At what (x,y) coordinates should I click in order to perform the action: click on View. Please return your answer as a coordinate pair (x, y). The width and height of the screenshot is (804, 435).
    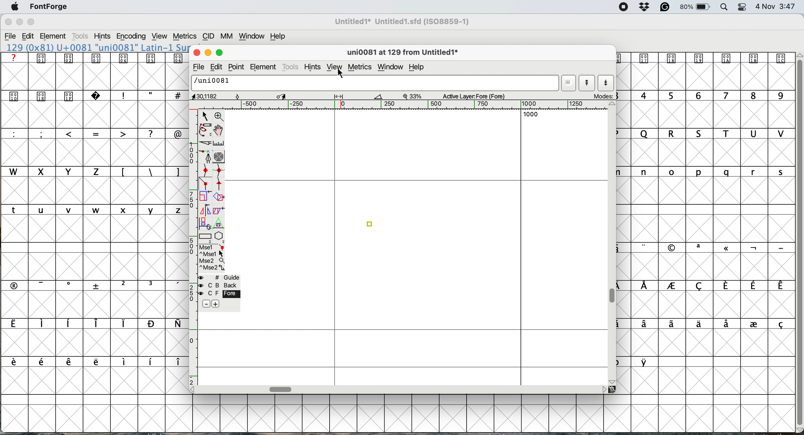
    Looking at the image, I should click on (159, 37).